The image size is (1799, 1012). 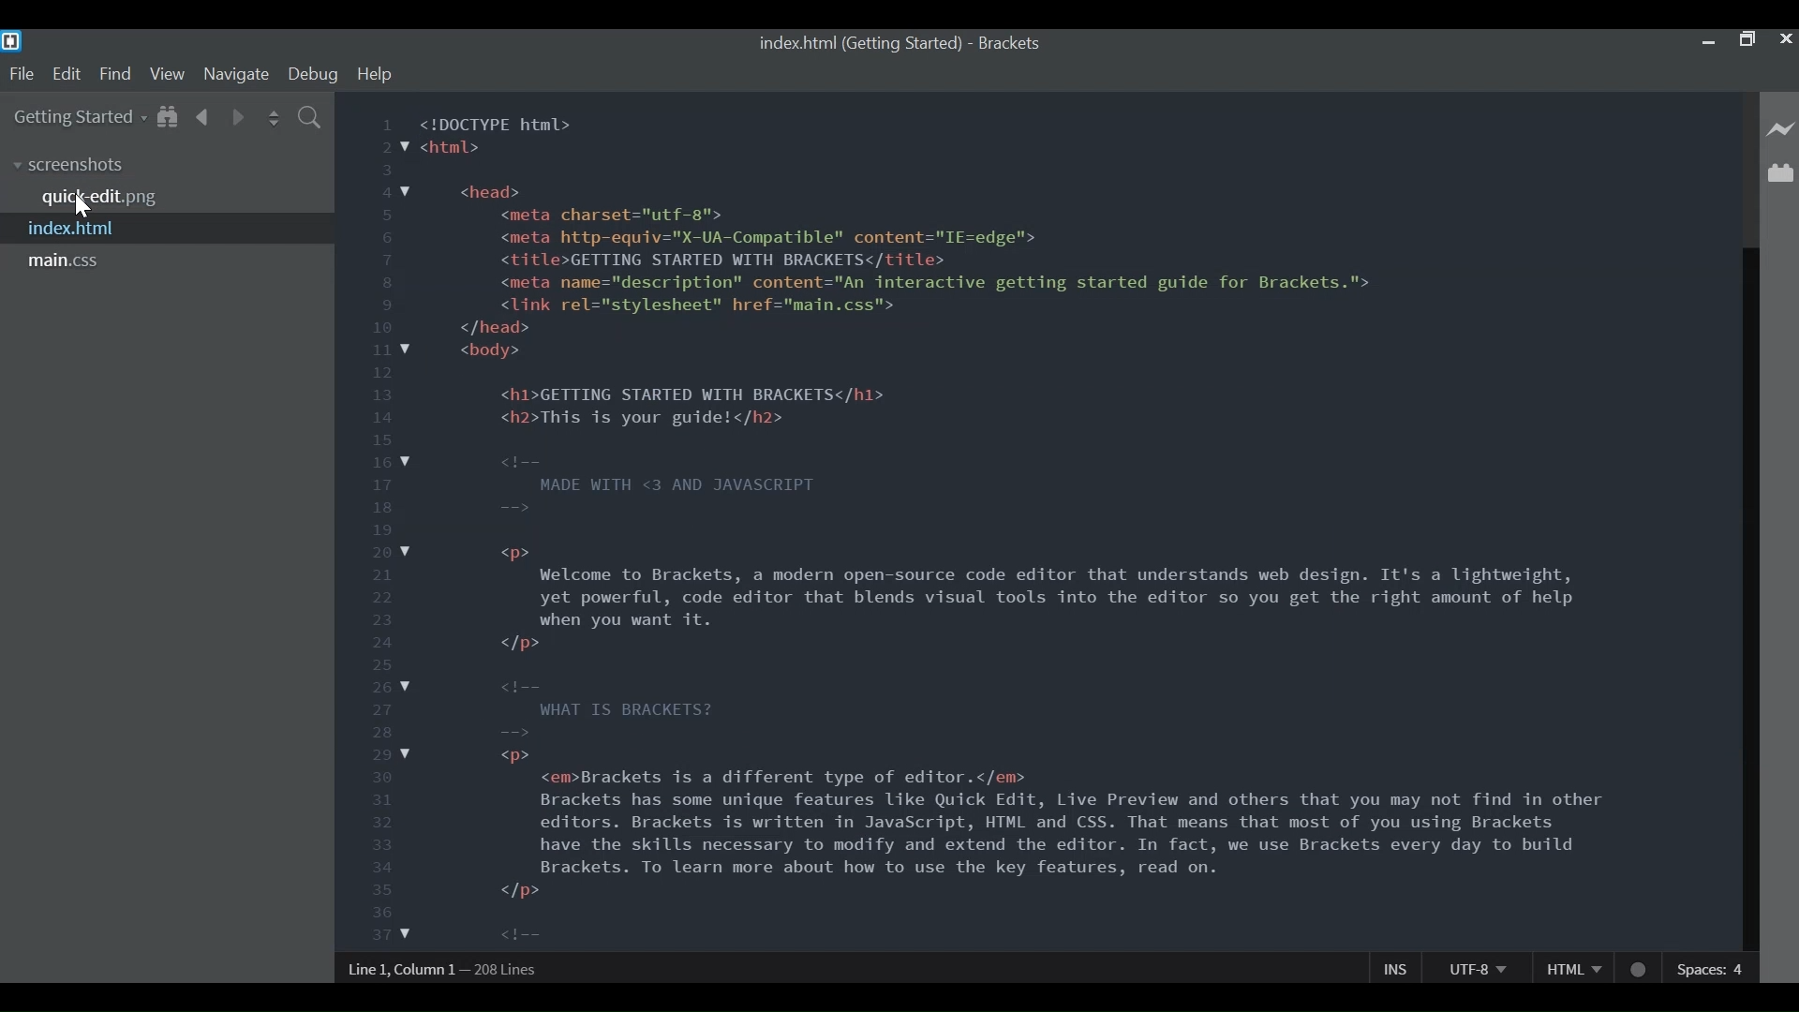 What do you see at coordinates (856, 42) in the screenshot?
I see `index.html` at bounding box center [856, 42].